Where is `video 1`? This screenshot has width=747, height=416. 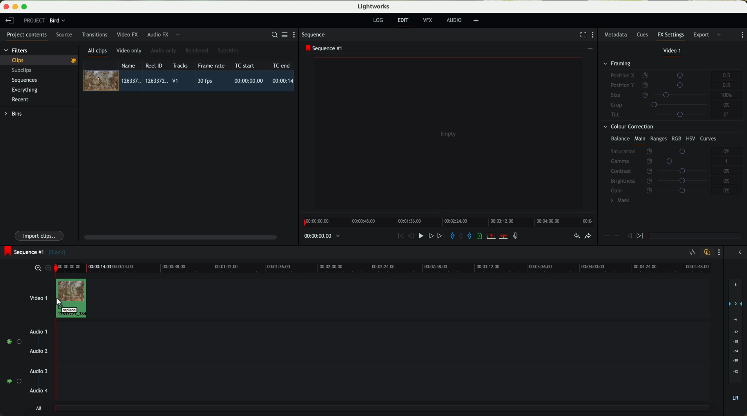
video 1 is located at coordinates (673, 52).